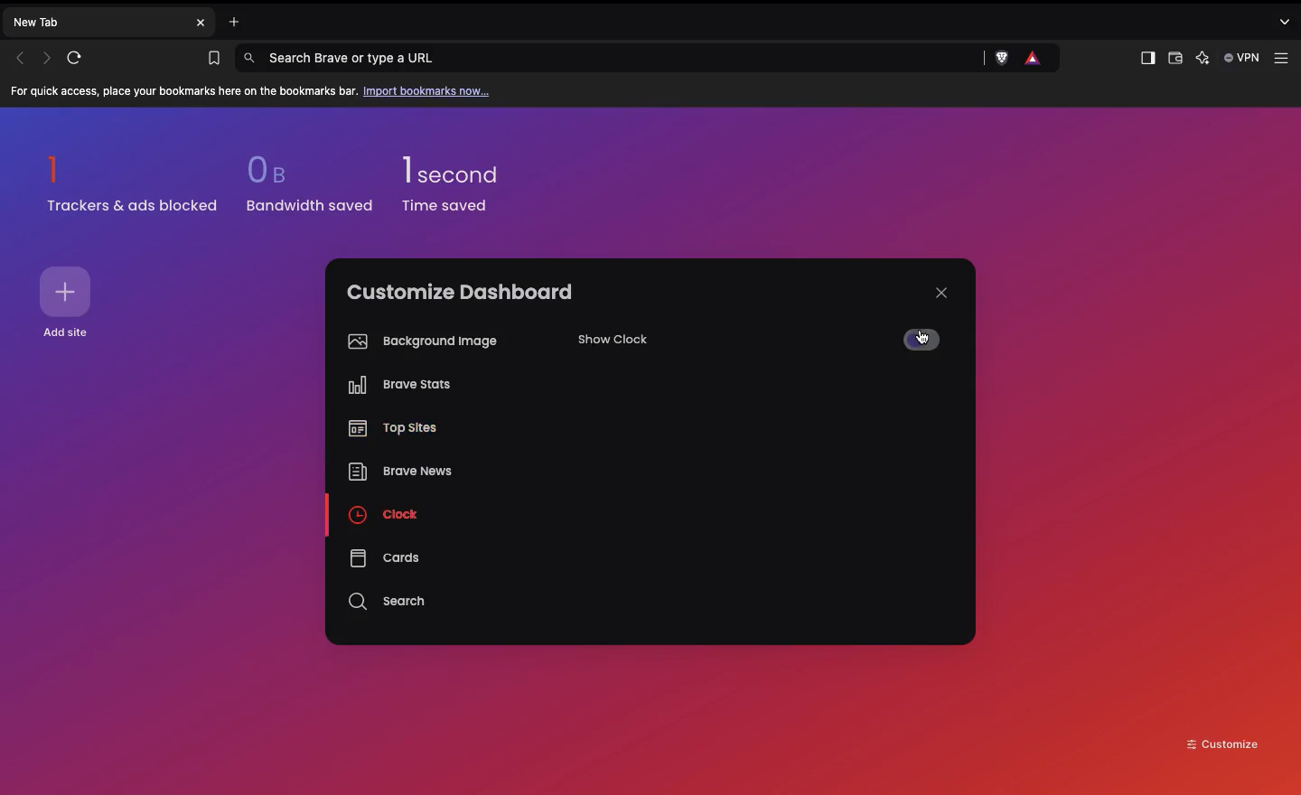 The image size is (1301, 795). Describe the element at coordinates (80, 58) in the screenshot. I see `Refresh page` at that location.